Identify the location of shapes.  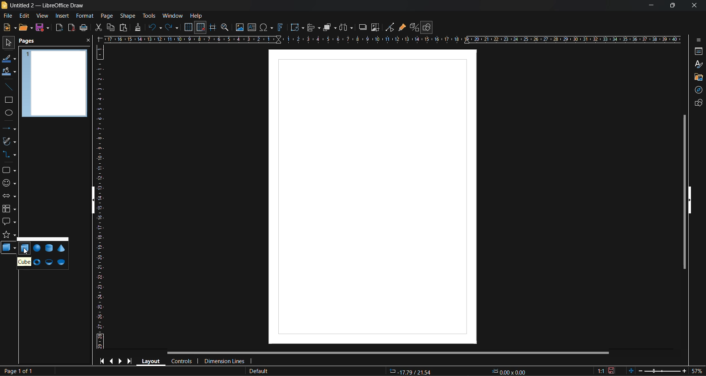
(8, 170).